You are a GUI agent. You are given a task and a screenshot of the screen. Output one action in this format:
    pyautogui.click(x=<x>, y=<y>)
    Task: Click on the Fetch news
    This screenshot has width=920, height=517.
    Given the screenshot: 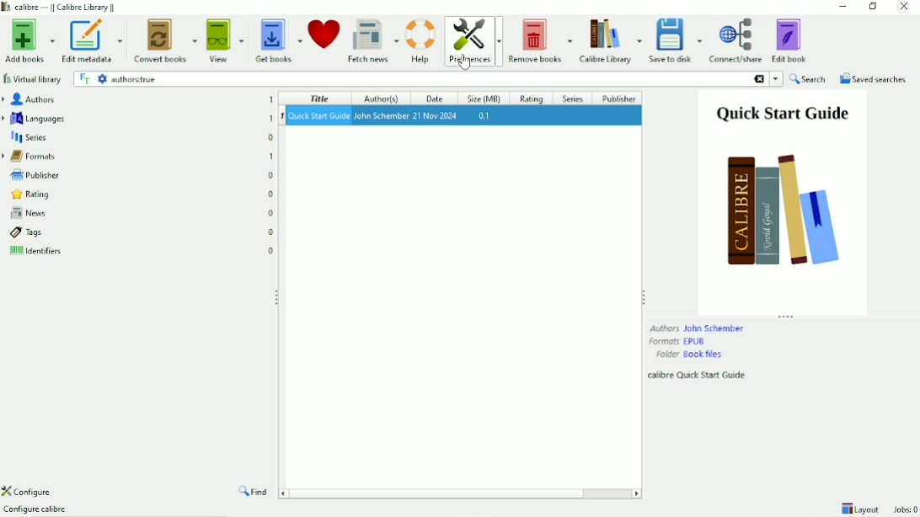 What is the action you would take?
    pyautogui.click(x=373, y=40)
    